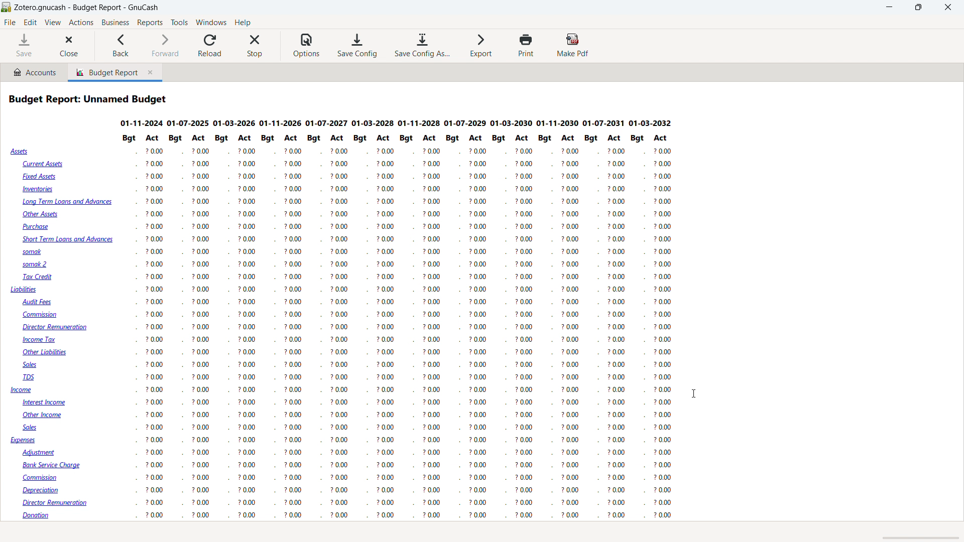 The image size is (964, 542). Describe the element at coordinates (481, 45) in the screenshot. I see `export` at that location.